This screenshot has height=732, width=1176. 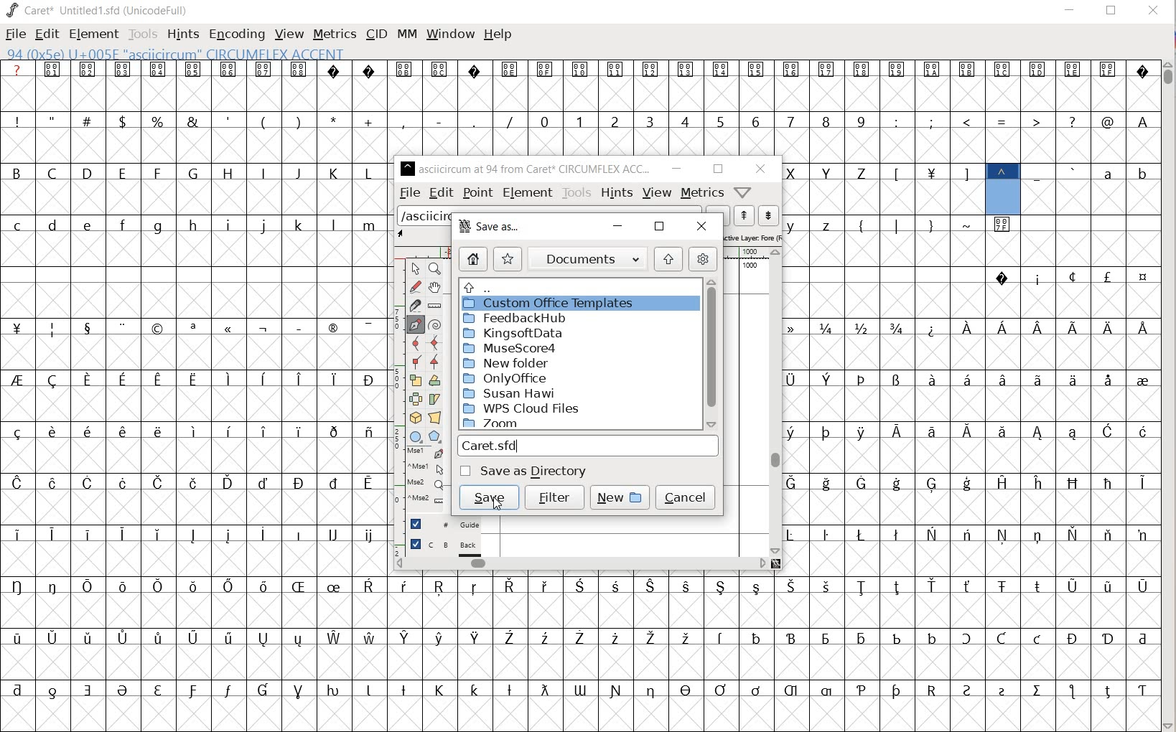 What do you see at coordinates (590, 446) in the screenshot?
I see `caret.sfd` at bounding box center [590, 446].